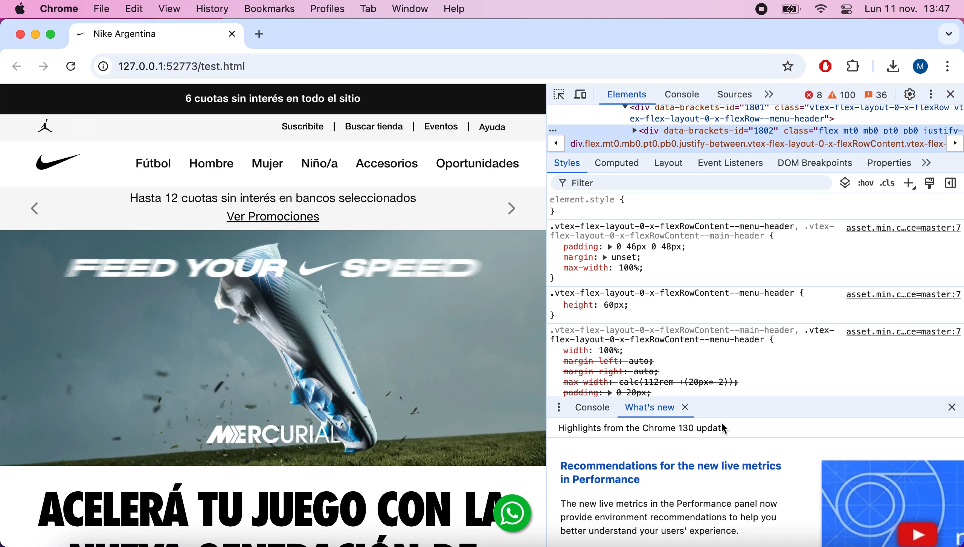 Image resolution: width=964 pixels, height=547 pixels. What do you see at coordinates (791, 11) in the screenshot?
I see `battery` at bounding box center [791, 11].